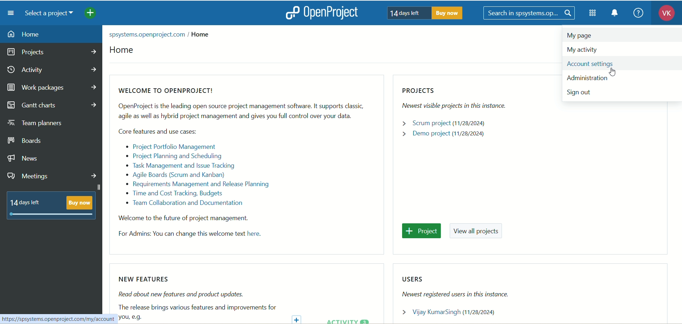 Image resolution: width=682 pixels, height=324 pixels. Describe the element at coordinates (36, 123) in the screenshot. I see `team planners` at that location.